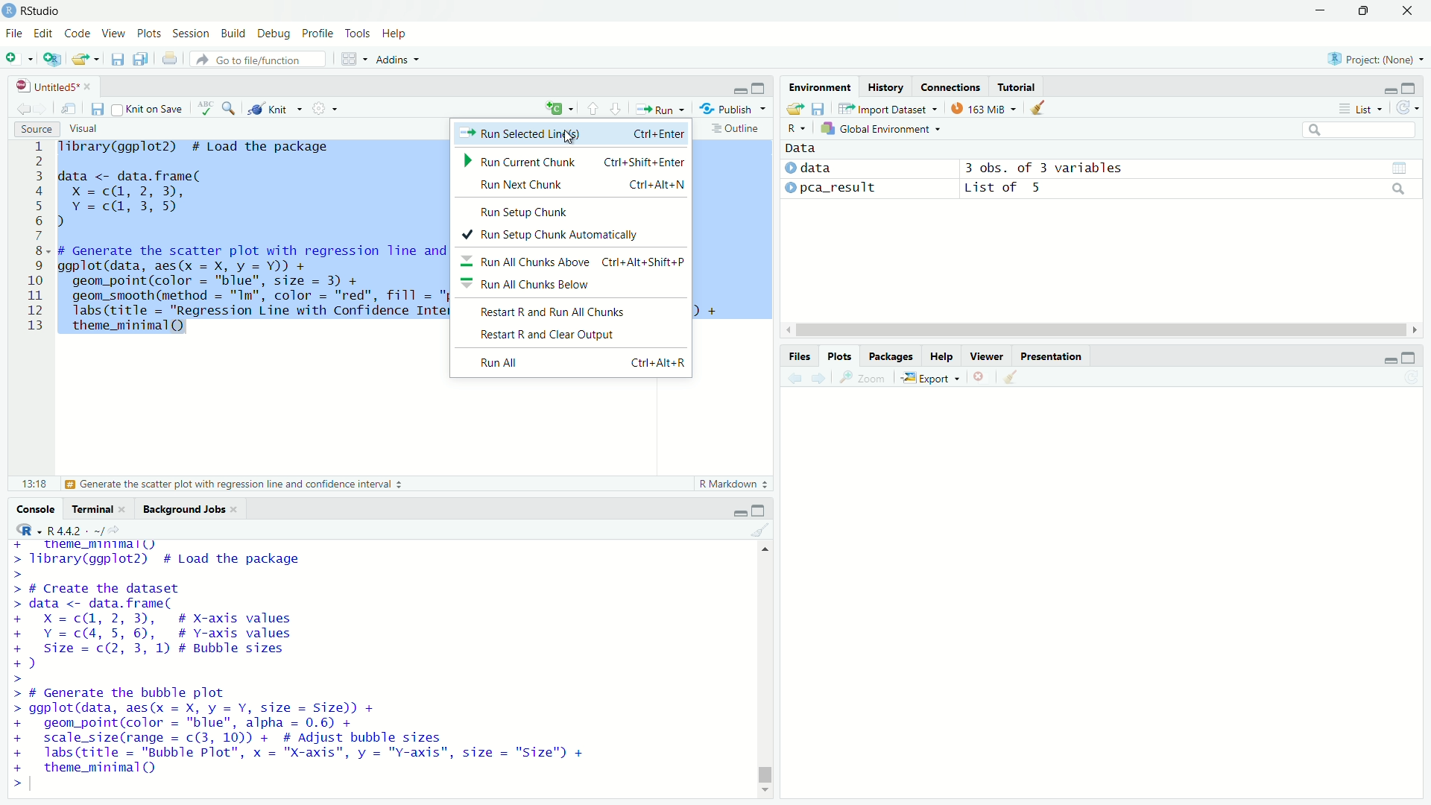  What do you see at coordinates (73, 529) in the screenshot?
I see `R4.4.2. ~` at bounding box center [73, 529].